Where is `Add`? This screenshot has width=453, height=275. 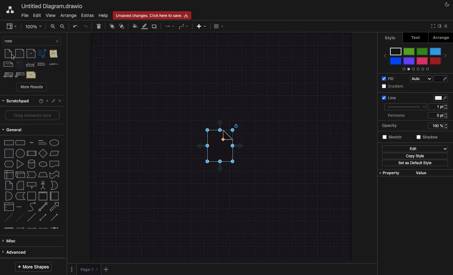 Add is located at coordinates (48, 101).